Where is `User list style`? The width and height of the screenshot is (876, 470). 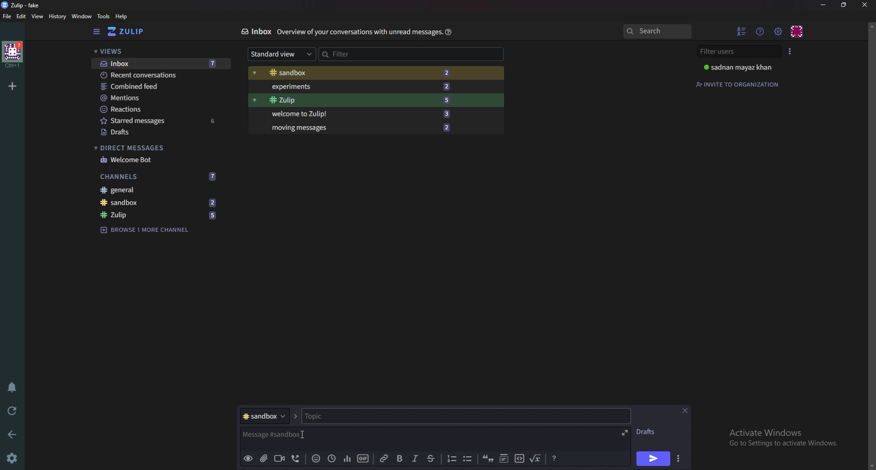
User list style is located at coordinates (791, 51).